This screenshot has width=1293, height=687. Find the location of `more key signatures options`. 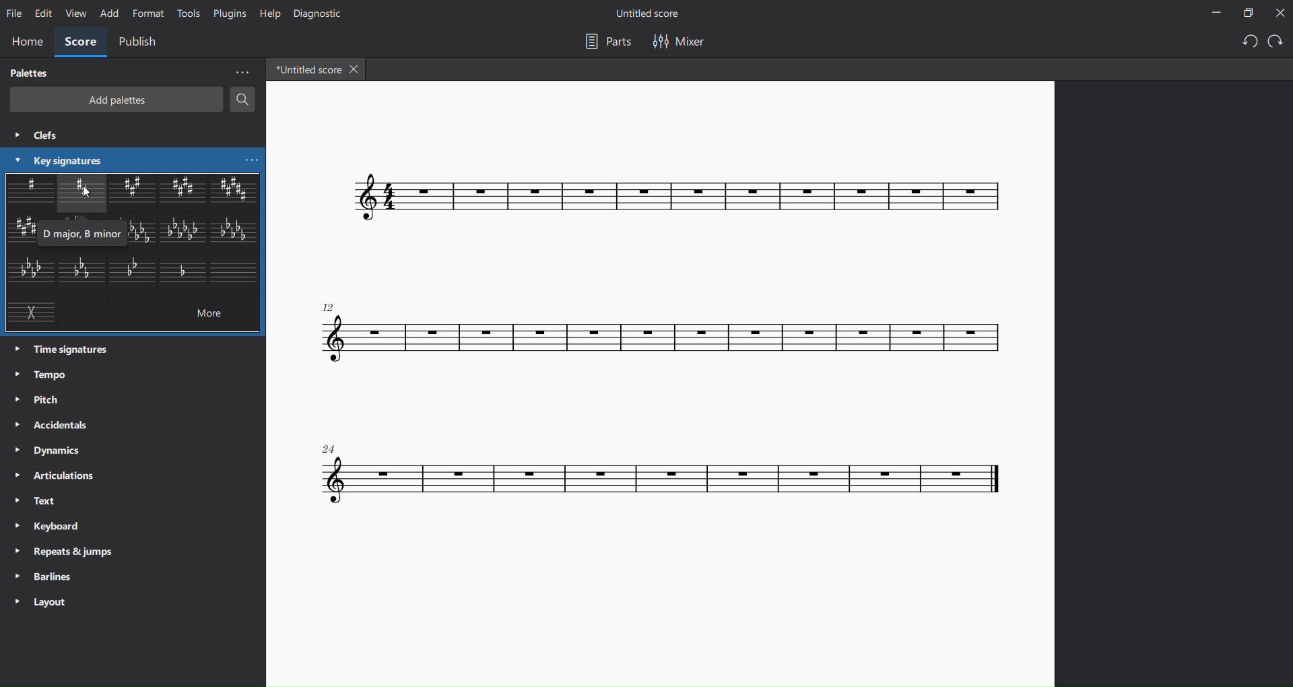

more key signatures options is located at coordinates (253, 163).